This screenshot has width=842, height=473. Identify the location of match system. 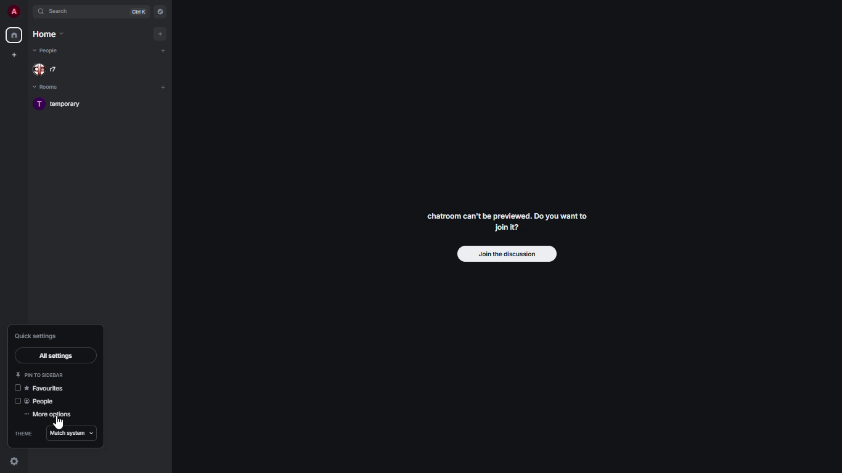
(73, 434).